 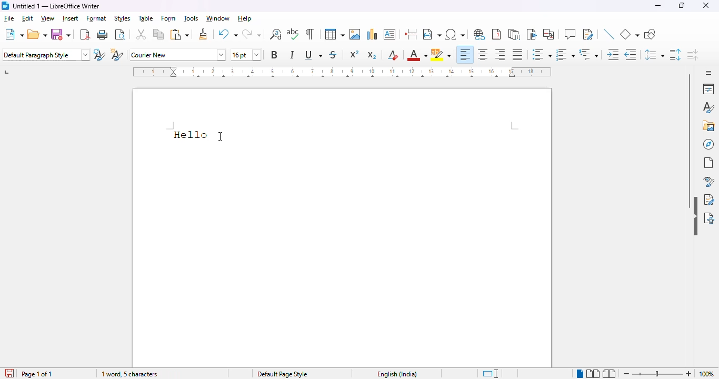 I want to click on align right, so click(x=501, y=55).